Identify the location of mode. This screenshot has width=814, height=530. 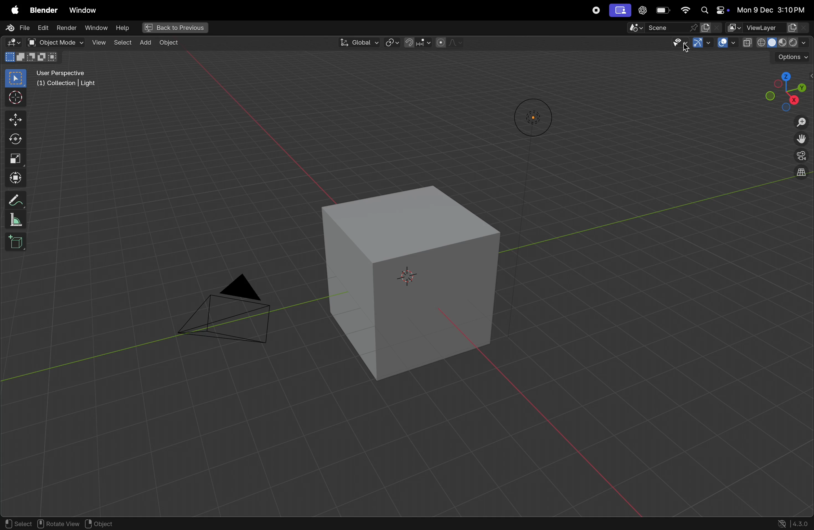
(32, 57).